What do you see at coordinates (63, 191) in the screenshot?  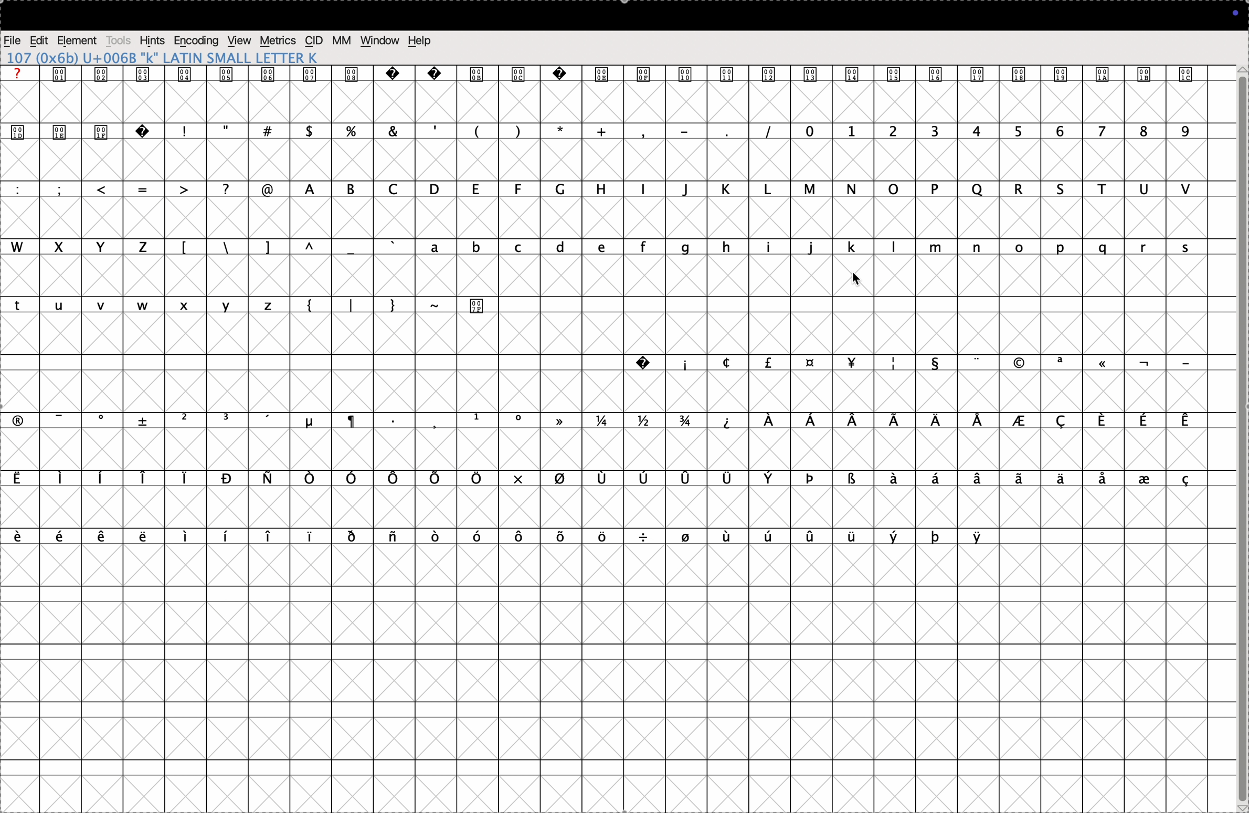 I see `:` at bounding box center [63, 191].